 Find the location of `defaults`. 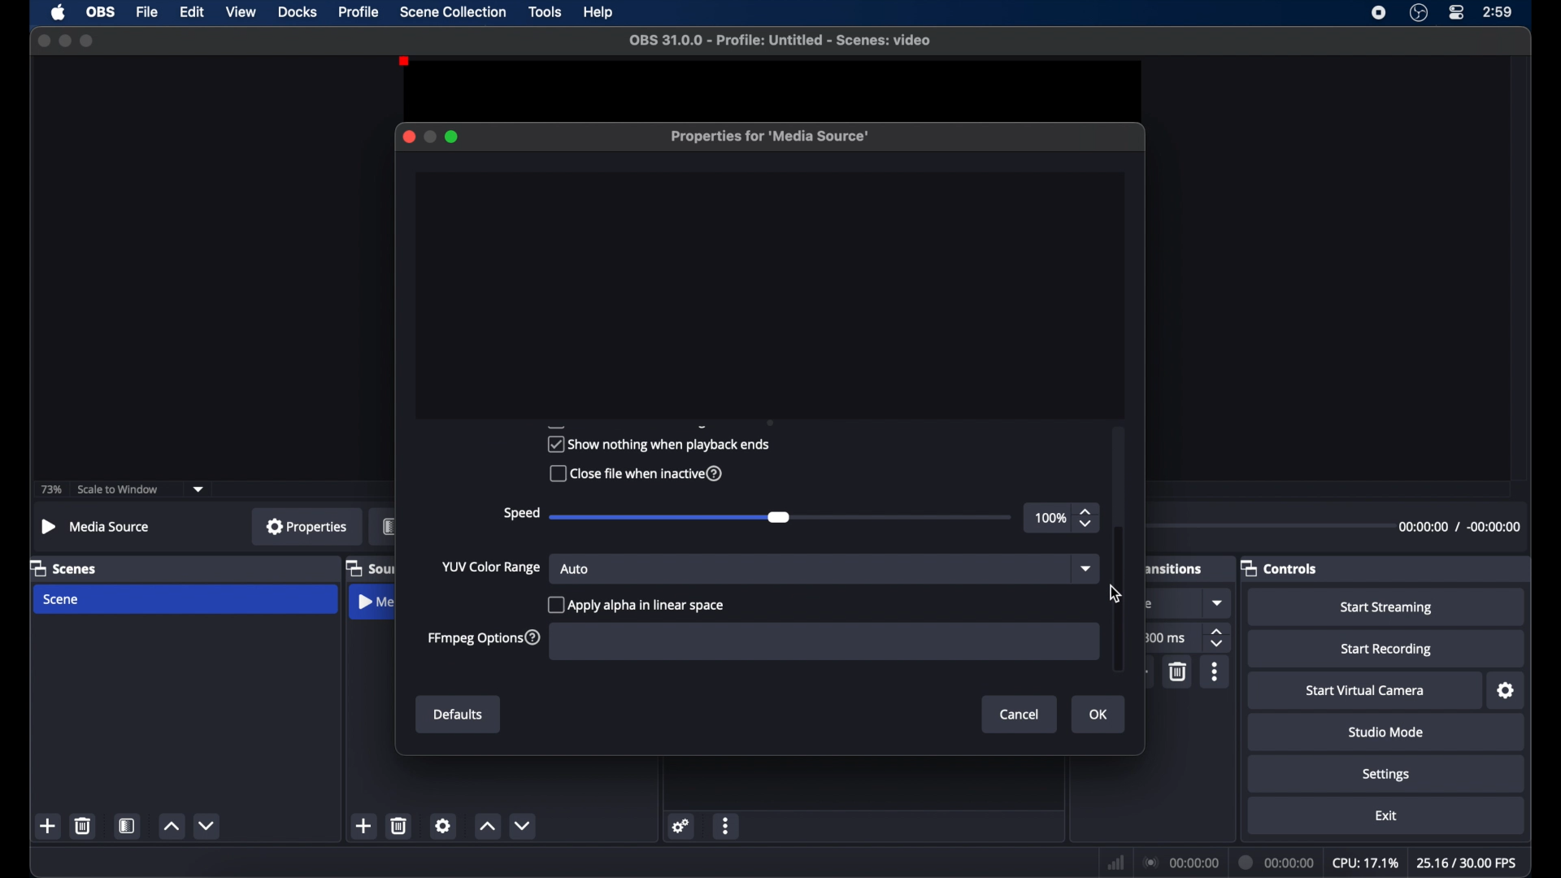

defaults is located at coordinates (459, 715).